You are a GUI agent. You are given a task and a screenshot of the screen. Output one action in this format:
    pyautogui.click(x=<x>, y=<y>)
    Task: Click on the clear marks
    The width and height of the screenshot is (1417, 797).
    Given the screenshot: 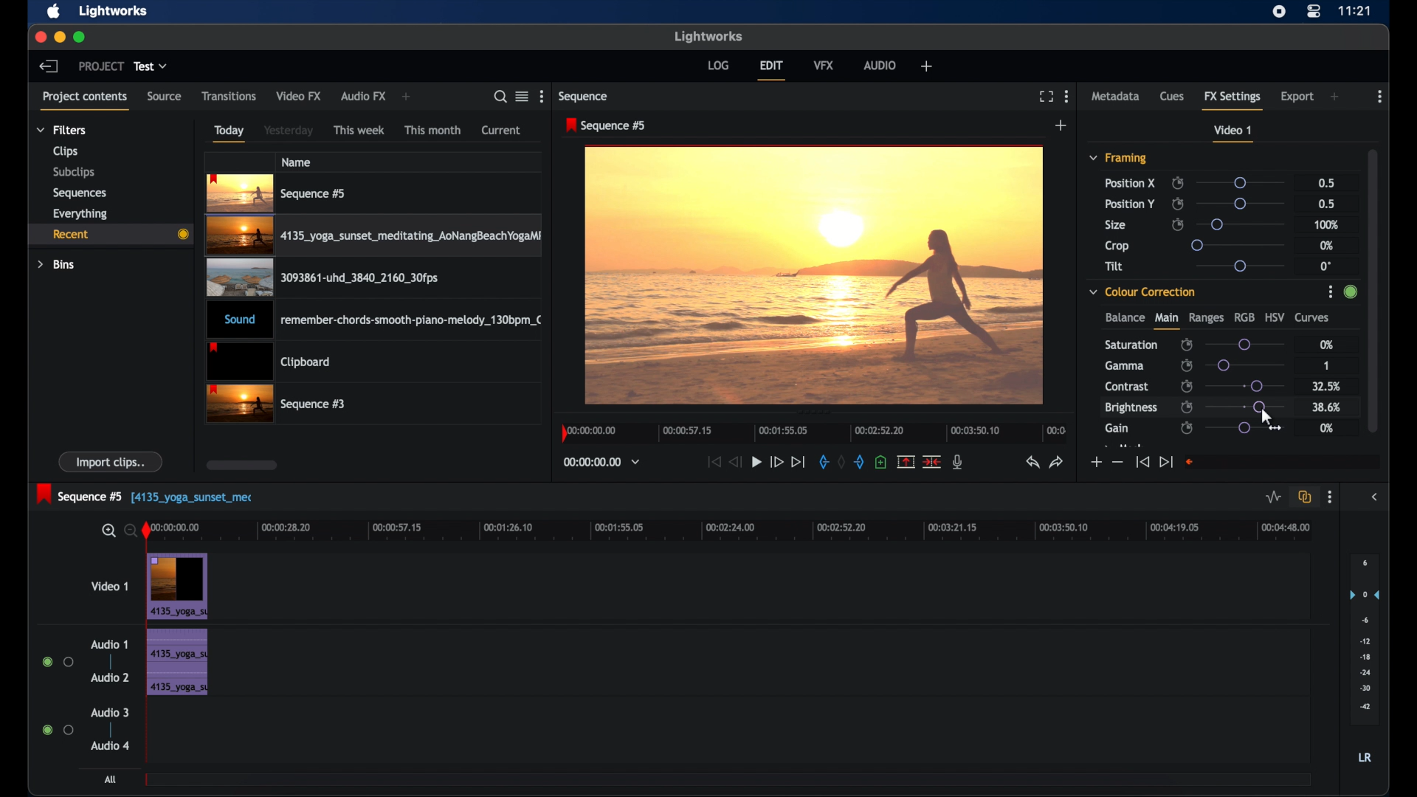 What is the action you would take?
    pyautogui.click(x=841, y=463)
    